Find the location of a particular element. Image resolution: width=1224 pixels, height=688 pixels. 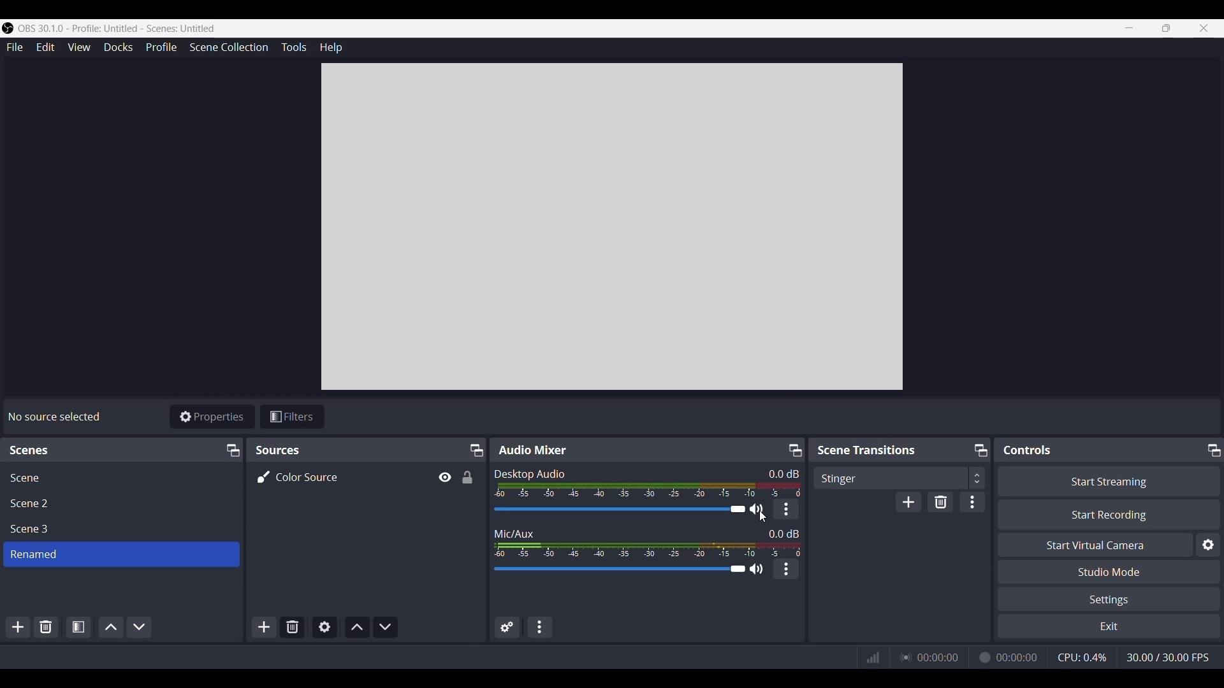

Mute/Unmute desktop audio is located at coordinates (757, 509).